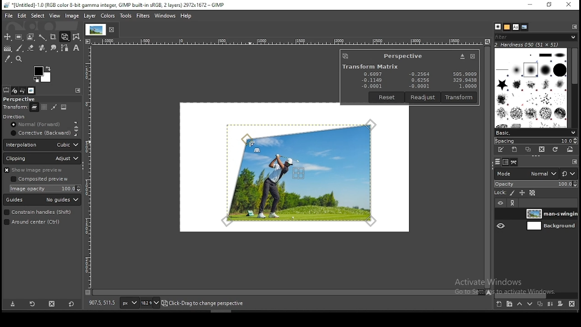  What do you see at coordinates (42, 145) in the screenshot?
I see `interpolation` at bounding box center [42, 145].